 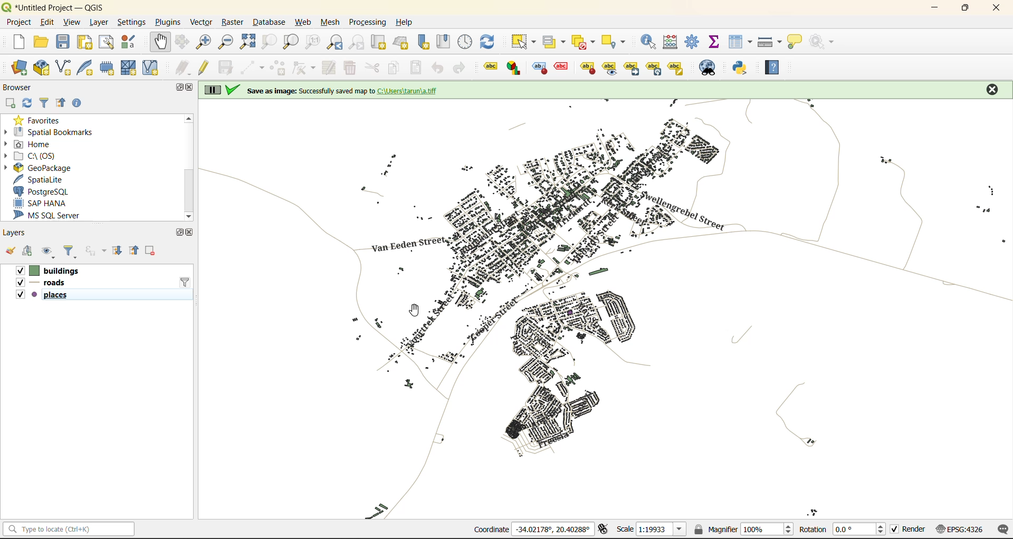 I want to click on Move a label, diagrams or callout , so click(x=610, y=68).